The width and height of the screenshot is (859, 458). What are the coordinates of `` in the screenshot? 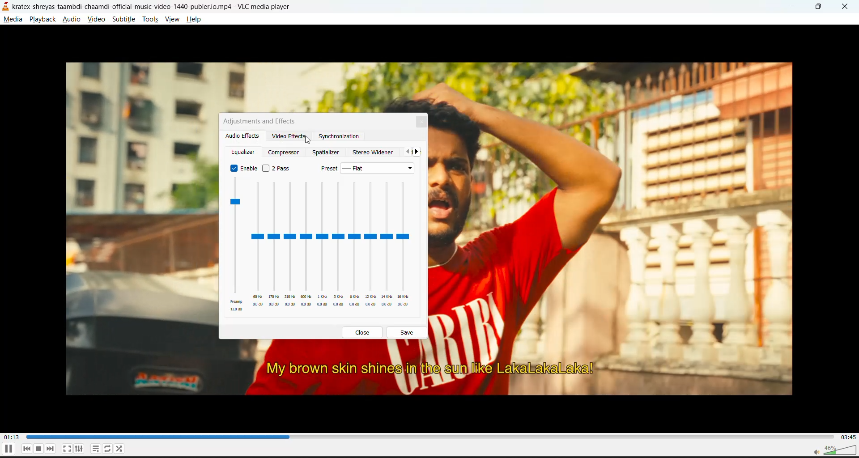 It's located at (337, 246).